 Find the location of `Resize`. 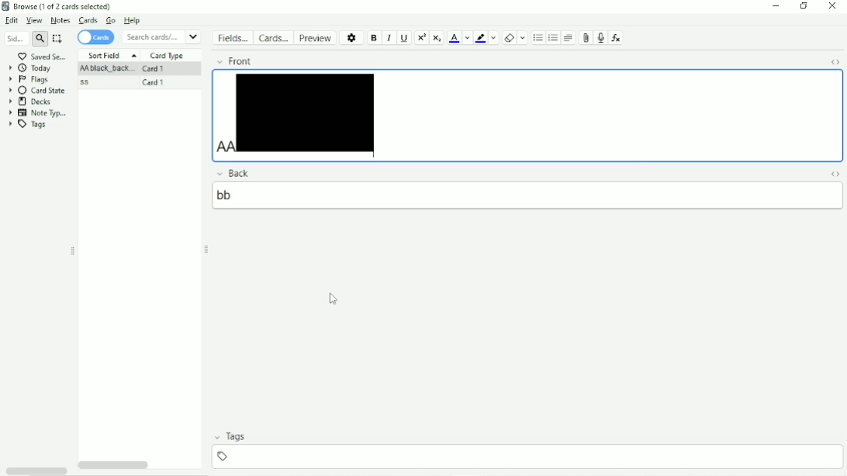

Resize is located at coordinates (209, 251).